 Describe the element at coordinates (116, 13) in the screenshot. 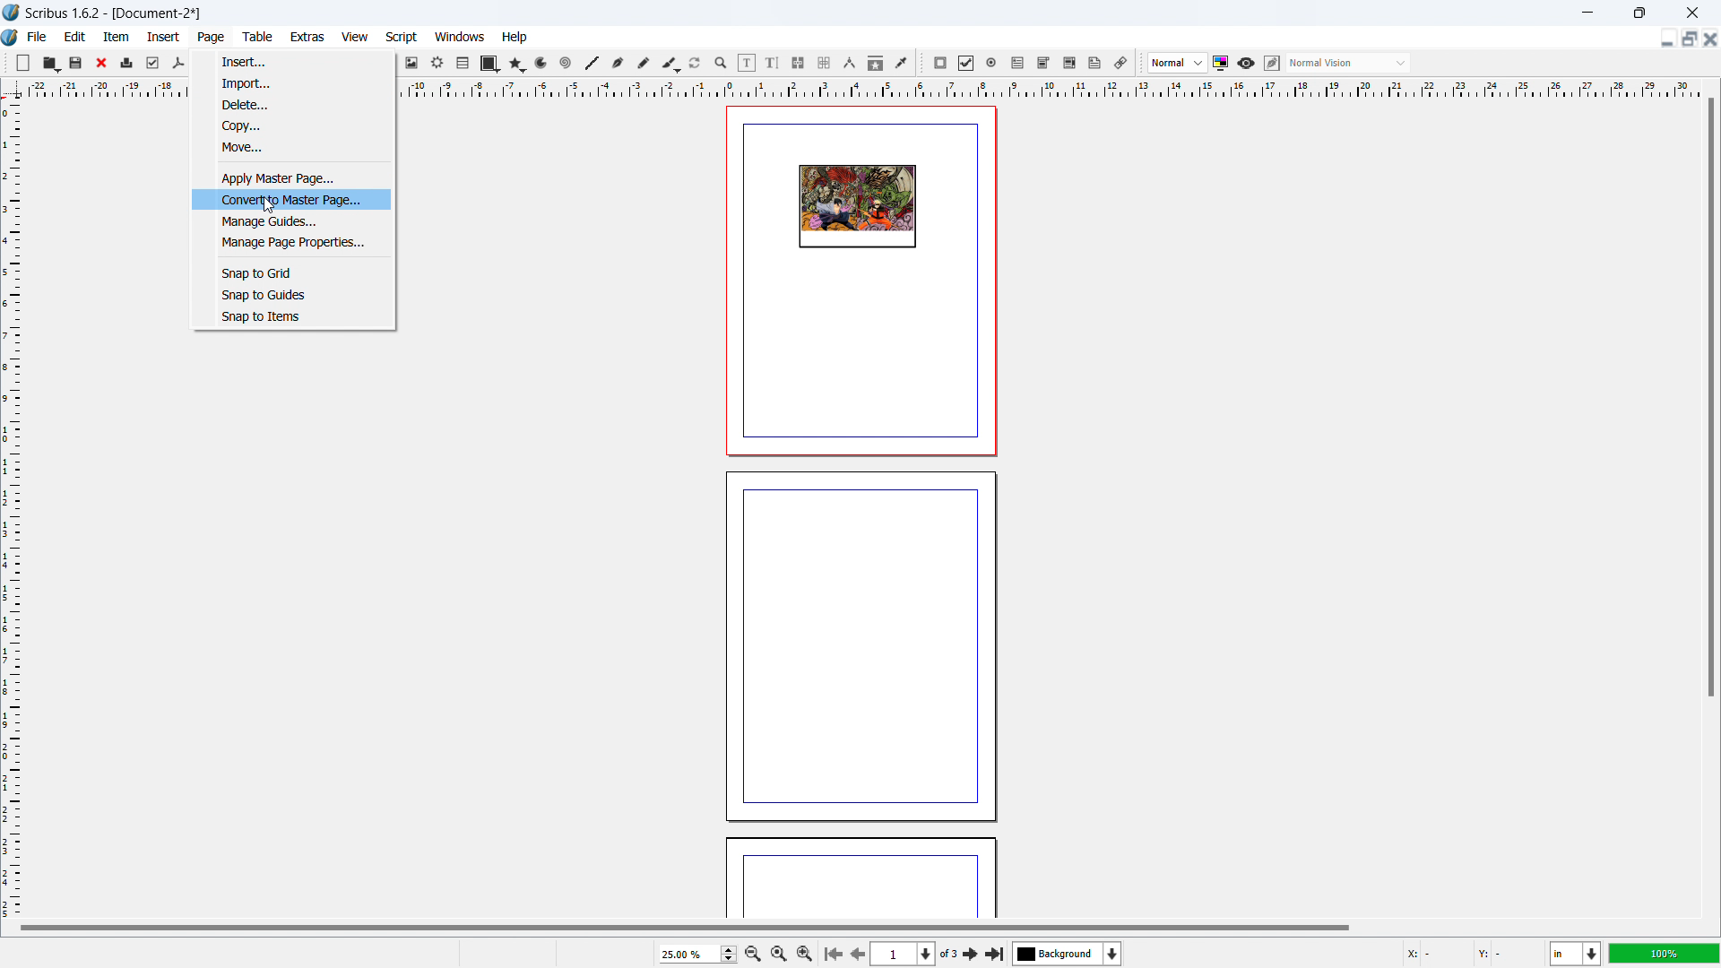

I see `Scribus 1.6.2- [Document-2]` at that location.